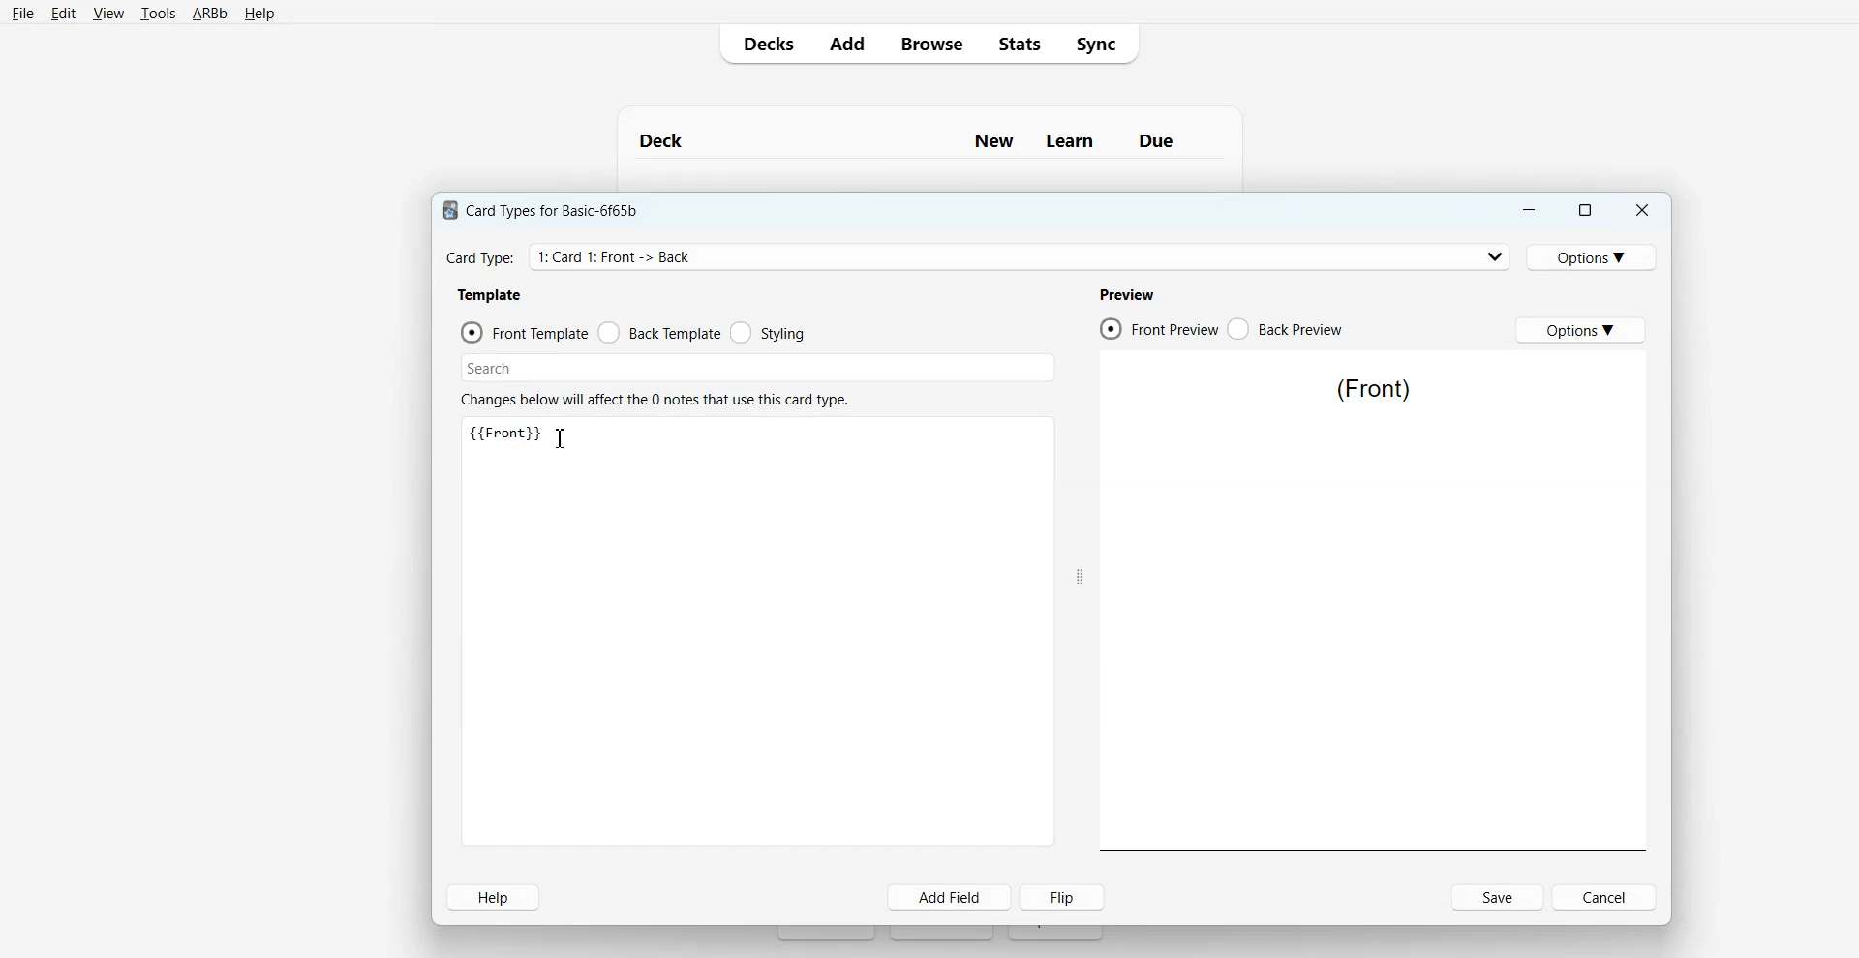 This screenshot has width=1859, height=958. What do you see at coordinates (547, 207) in the screenshot?
I see `Text 1` at bounding box center [547, 207].